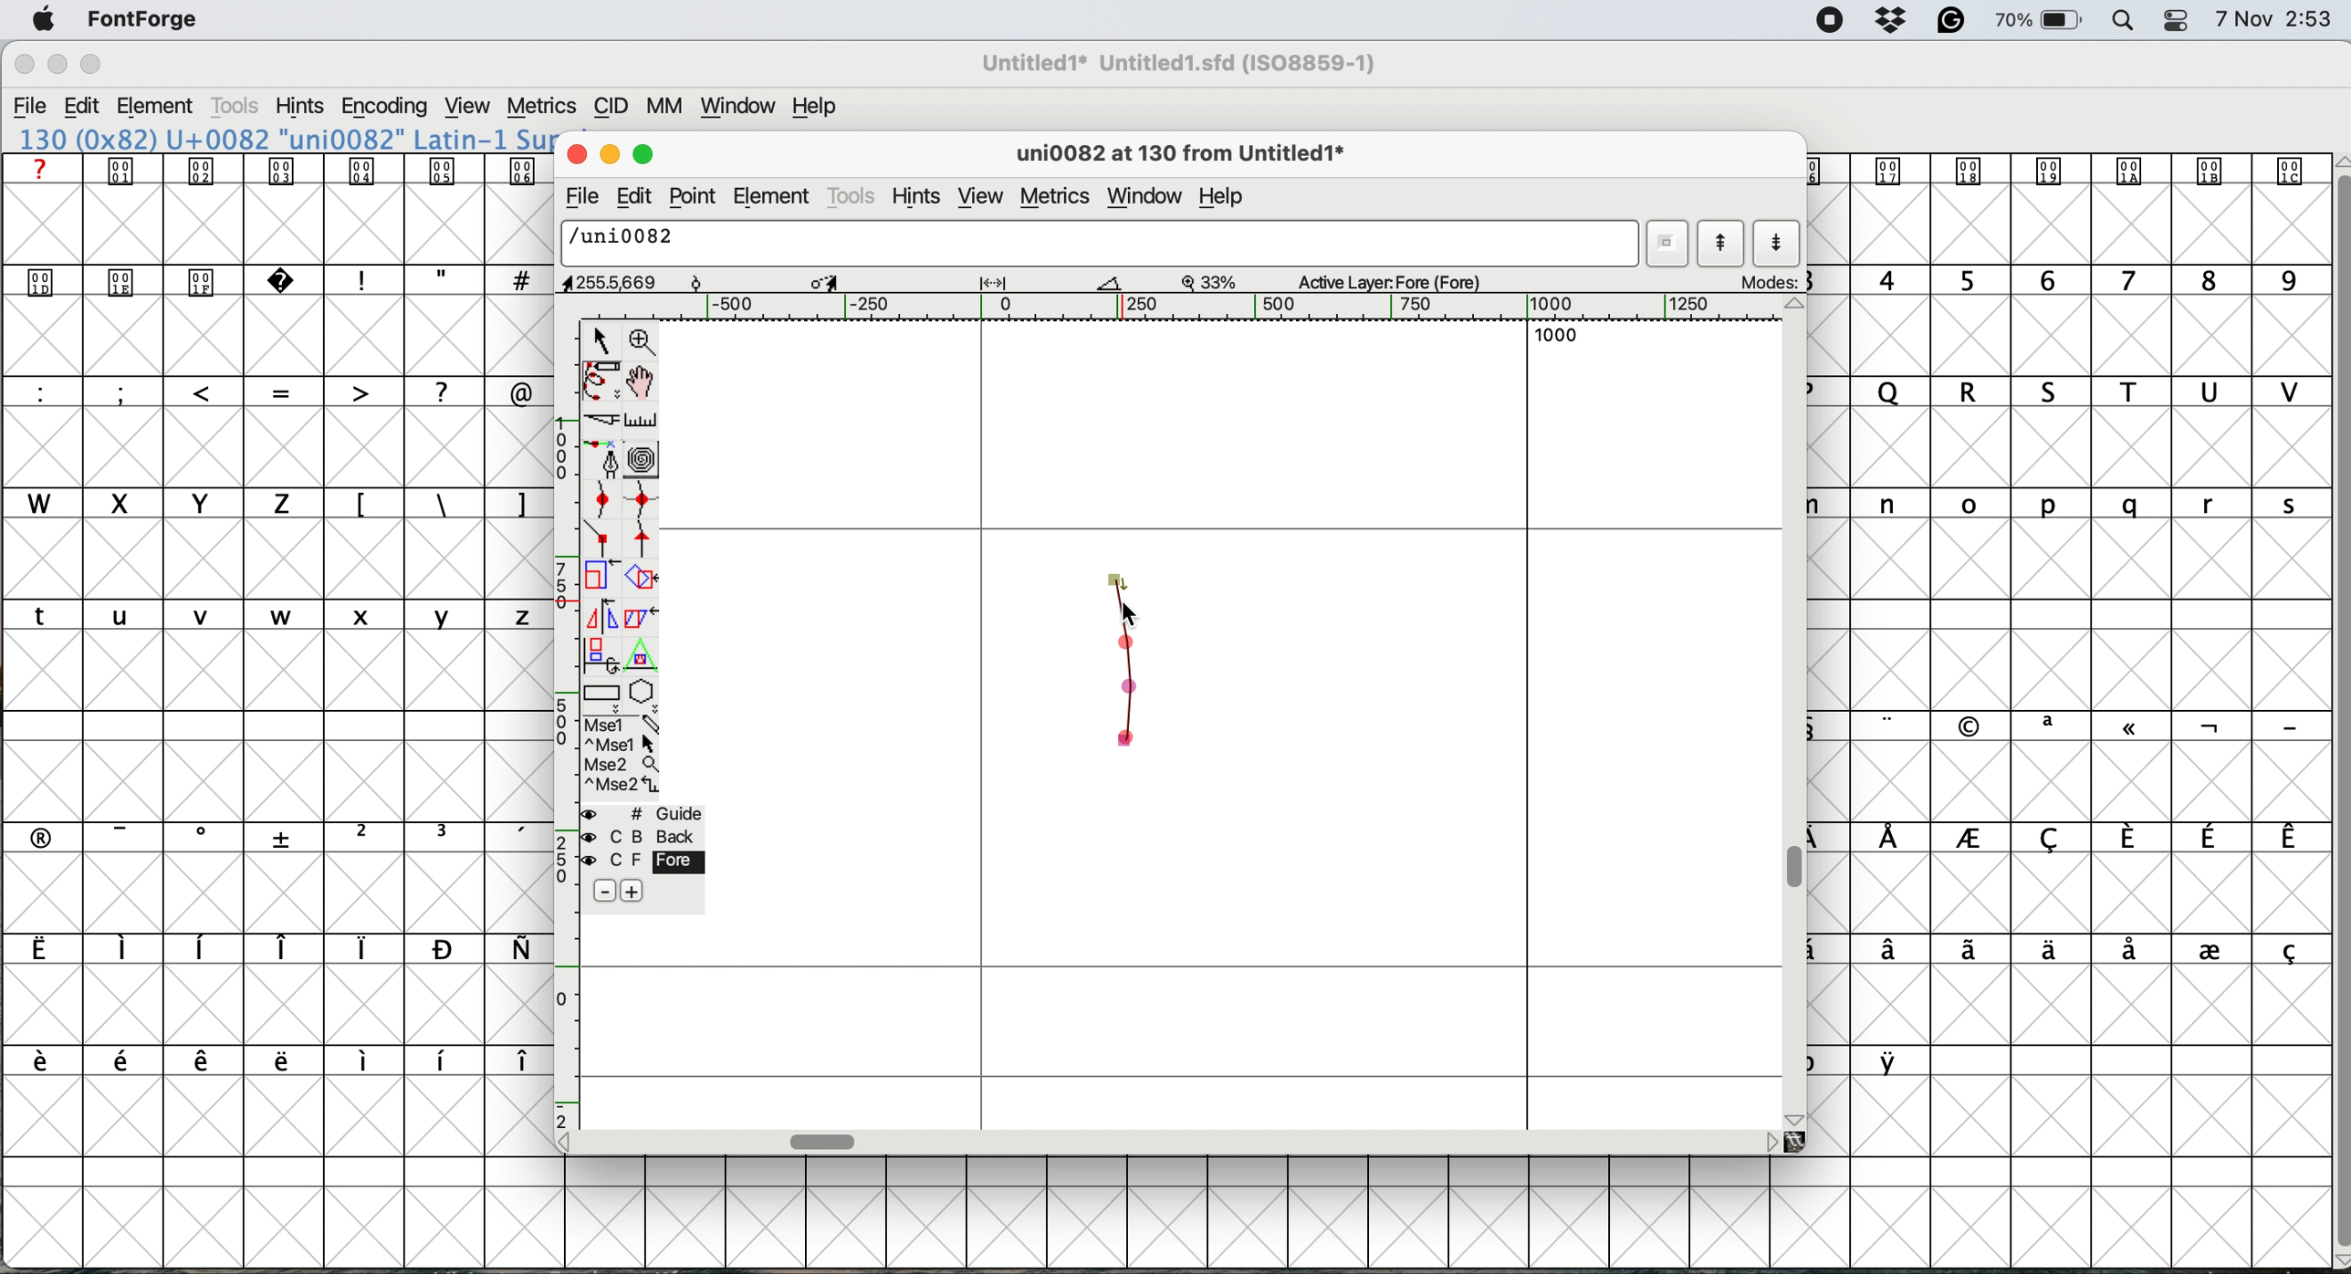 The width and height of the screenshot is (2351, 1274). I want to click on rotate selection in 3d then project back to plane, so click(602, 656).